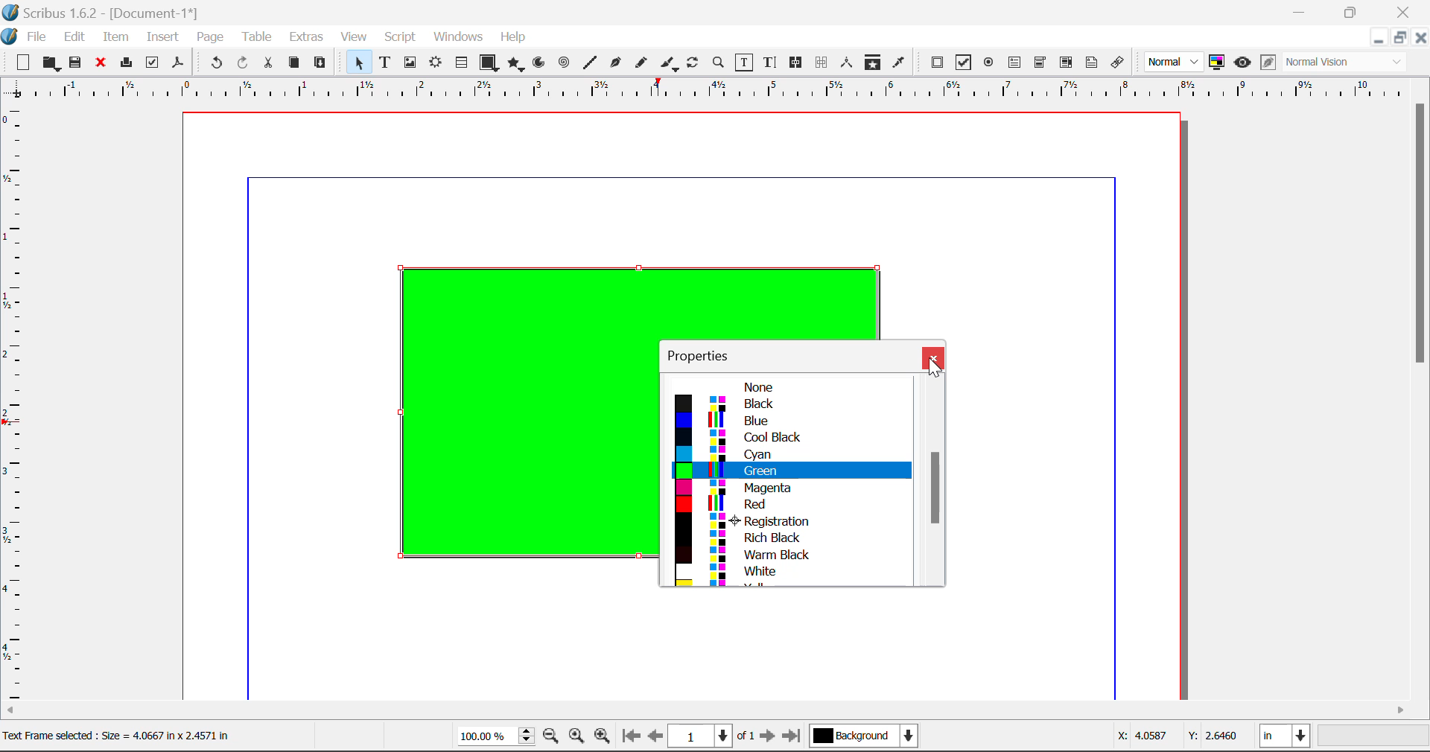 Image resolution: width=1430 pixels, height=752 pixels. Describe the element at coordinates (988, 63) in the screenshot. I see `Pdf Radio Button` at that location.